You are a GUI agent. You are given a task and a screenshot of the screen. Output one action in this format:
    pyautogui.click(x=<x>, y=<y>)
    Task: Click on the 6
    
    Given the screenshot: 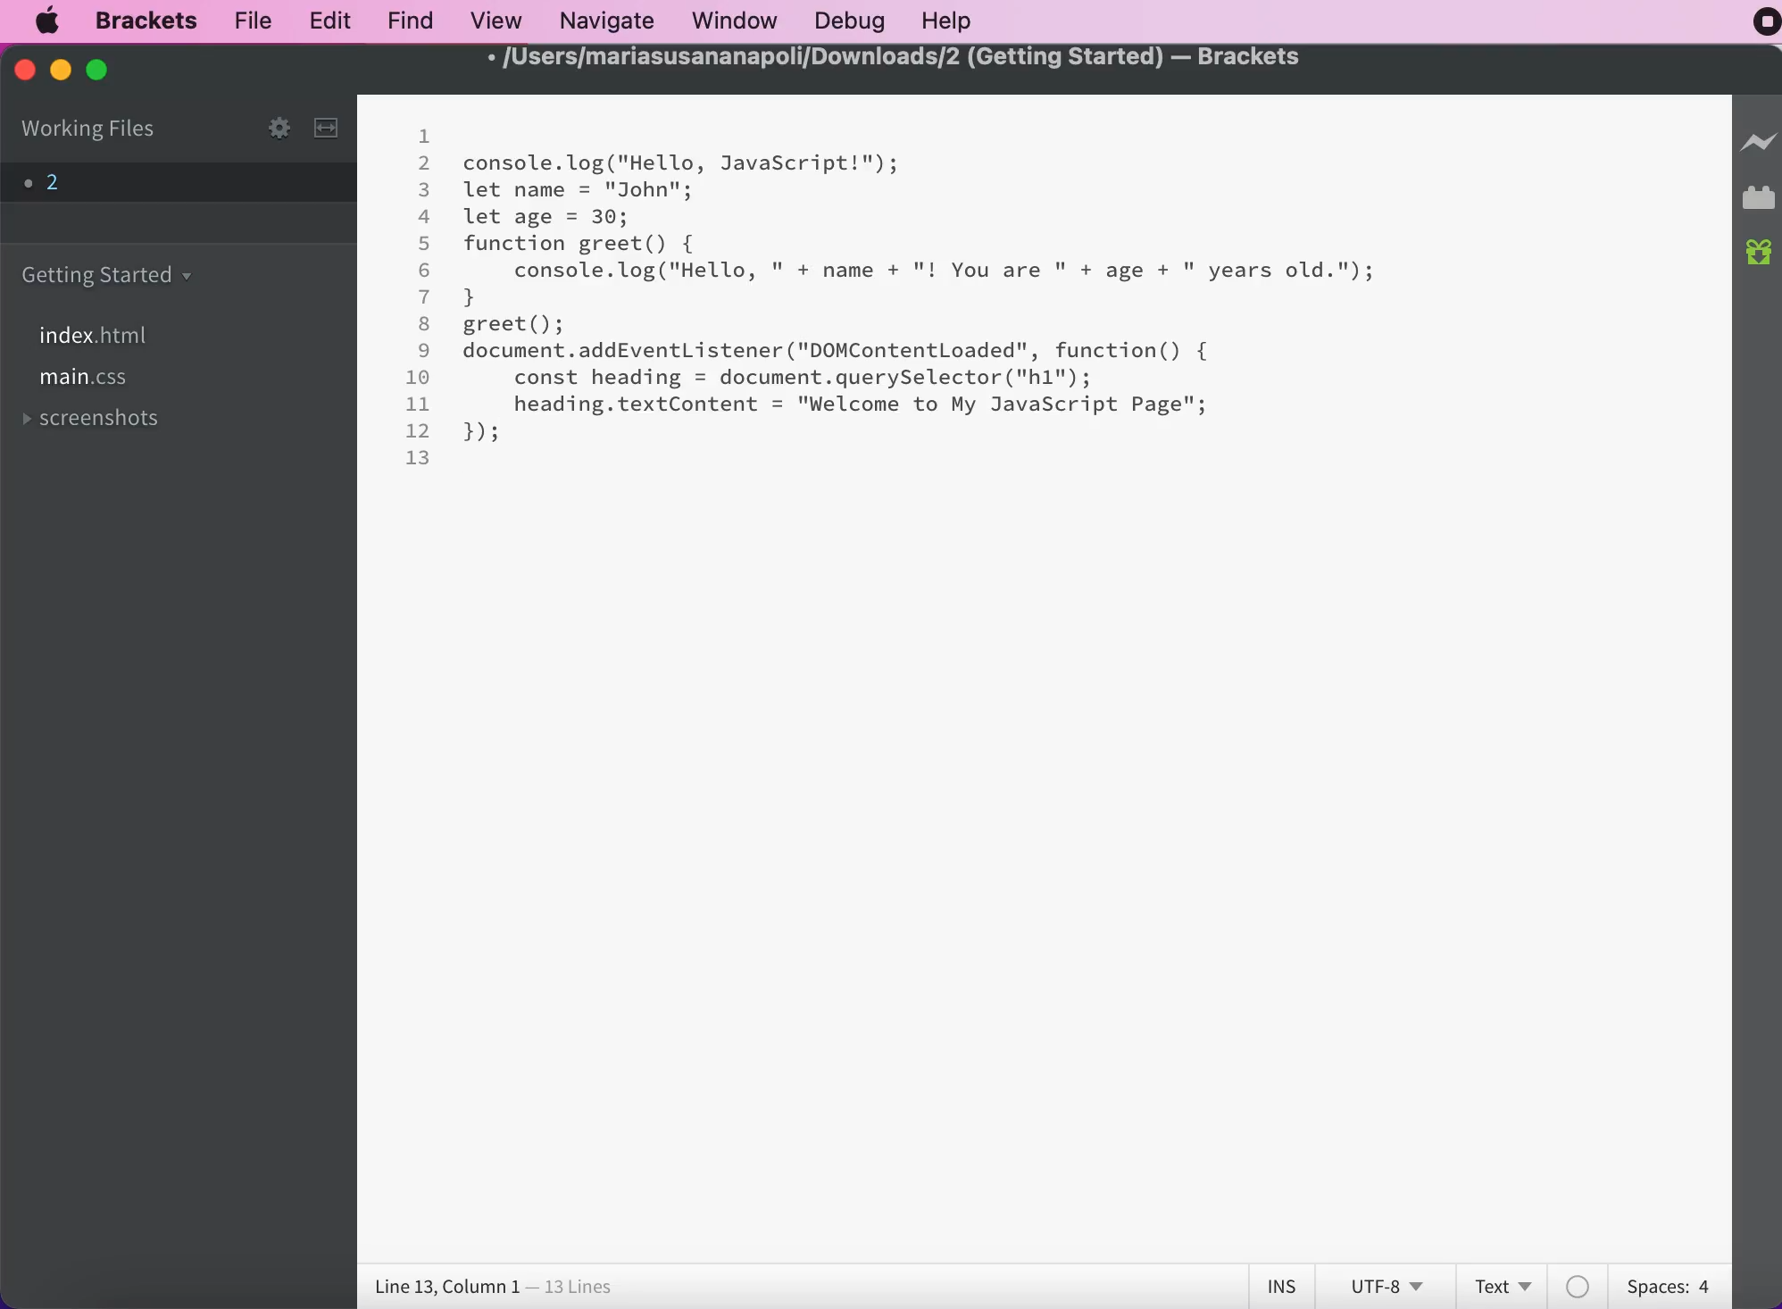 What is the action you would take?
    pyautogui.click(x=426, y=270)
    